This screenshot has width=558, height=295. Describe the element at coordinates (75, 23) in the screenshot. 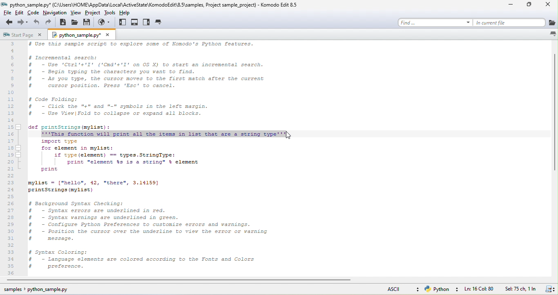

I see `open` at that location.